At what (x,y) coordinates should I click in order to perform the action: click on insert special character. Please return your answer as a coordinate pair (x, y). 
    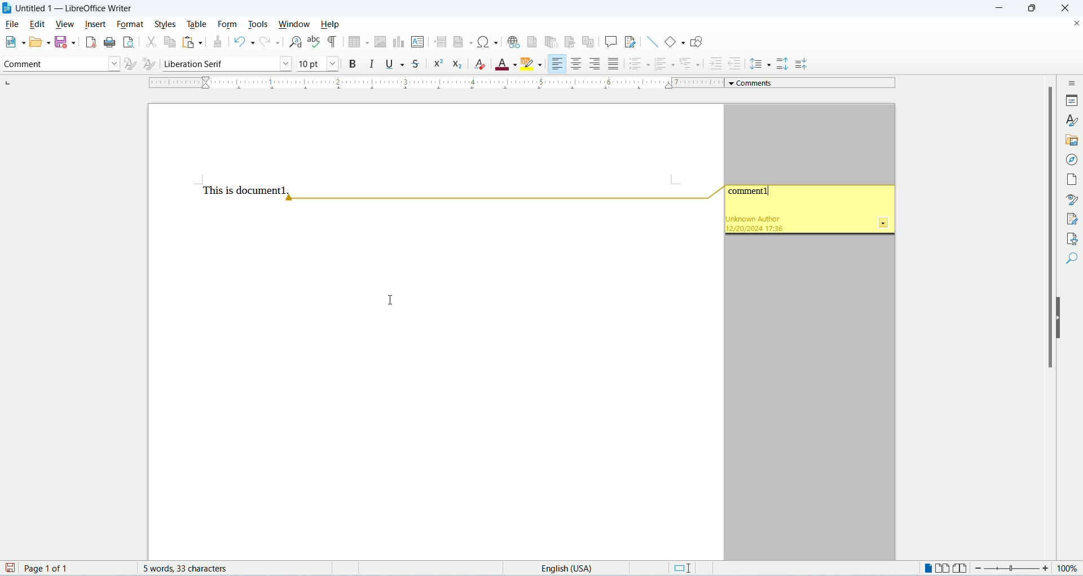
    Looking at the image, I should click on (489, 42).